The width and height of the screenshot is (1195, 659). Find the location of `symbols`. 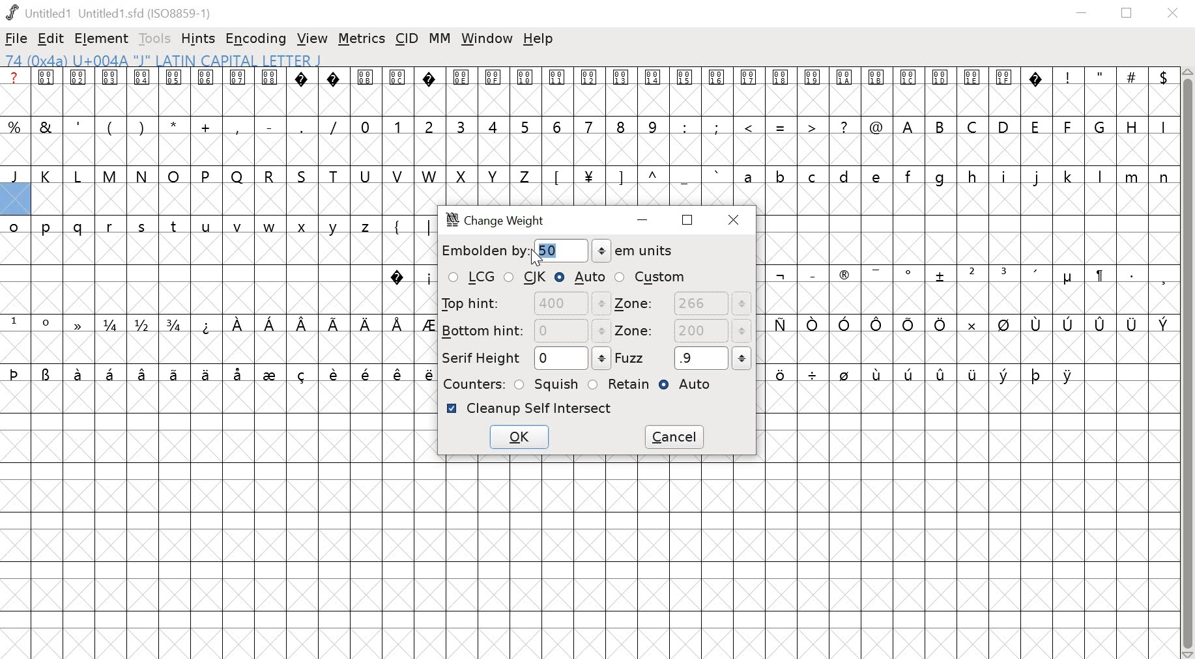

symbols is located at coordinates (407, 226).